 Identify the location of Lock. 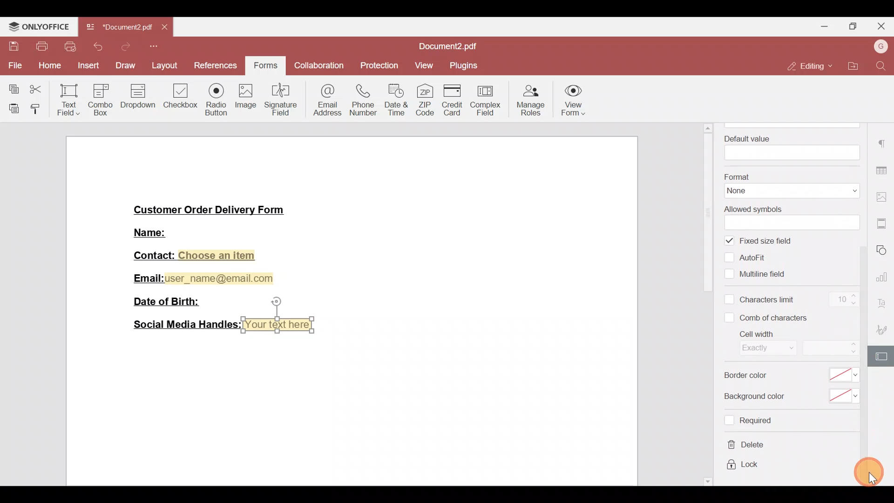
(744, 466).